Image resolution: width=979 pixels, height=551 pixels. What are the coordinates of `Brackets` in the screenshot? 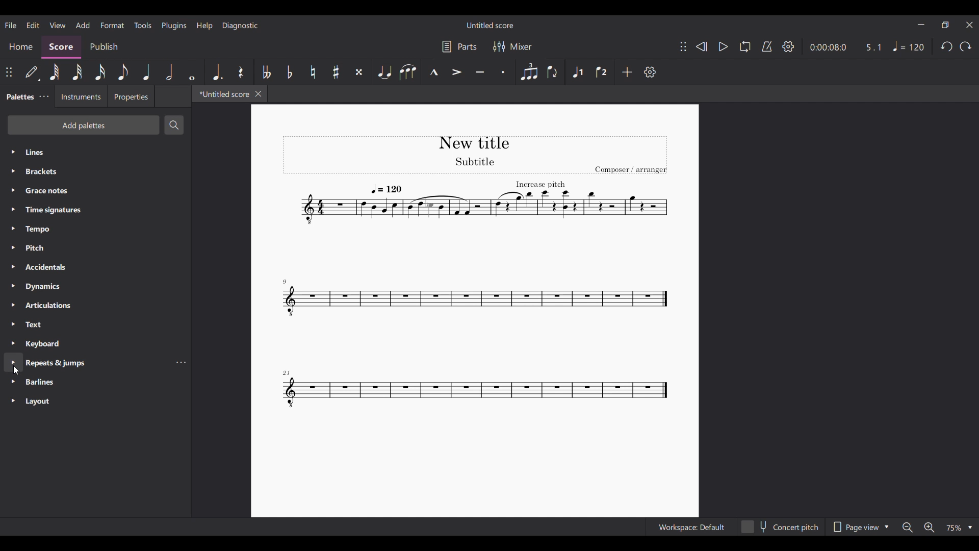 It's located at (96, 171).